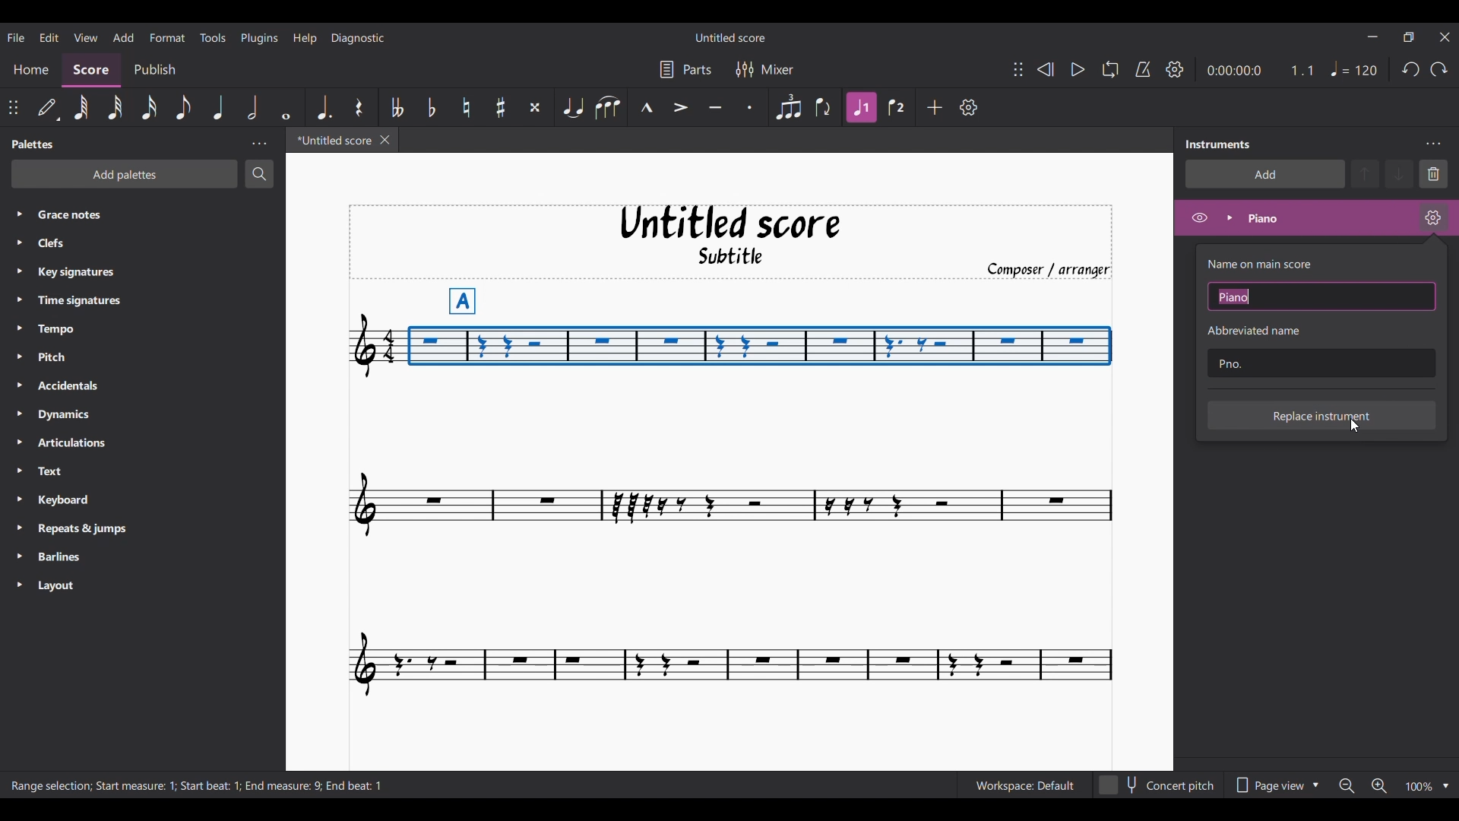 The height and width of the screenshot is (821, 1459). I want to click on Quarter note, so click(219, 107).